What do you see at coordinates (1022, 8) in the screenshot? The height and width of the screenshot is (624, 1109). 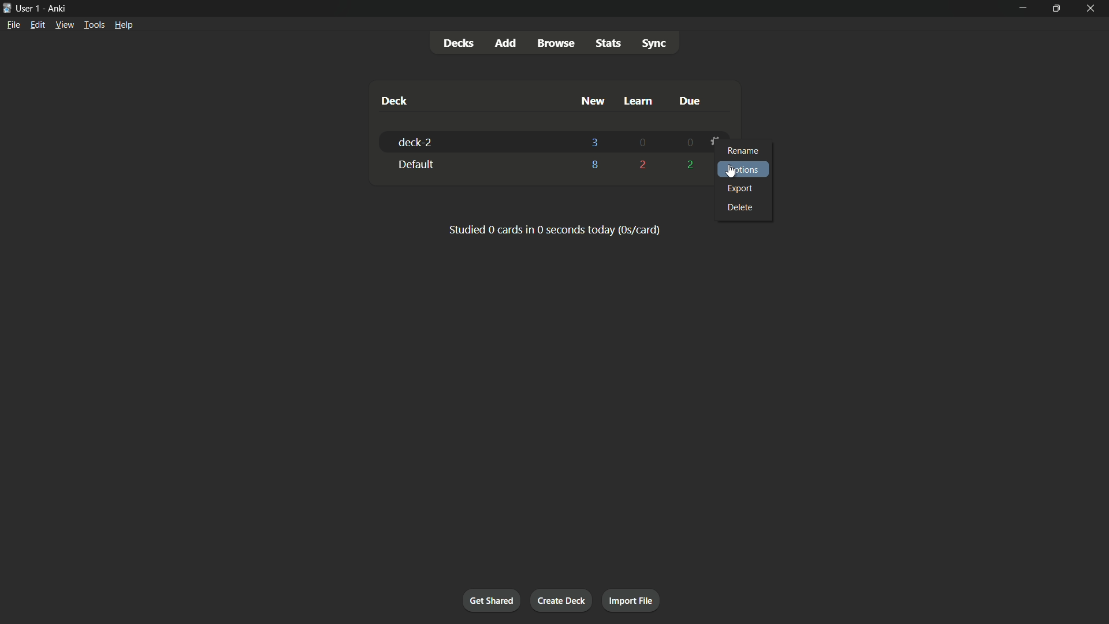 I see `minimize` at bounding box center [1022, 8].